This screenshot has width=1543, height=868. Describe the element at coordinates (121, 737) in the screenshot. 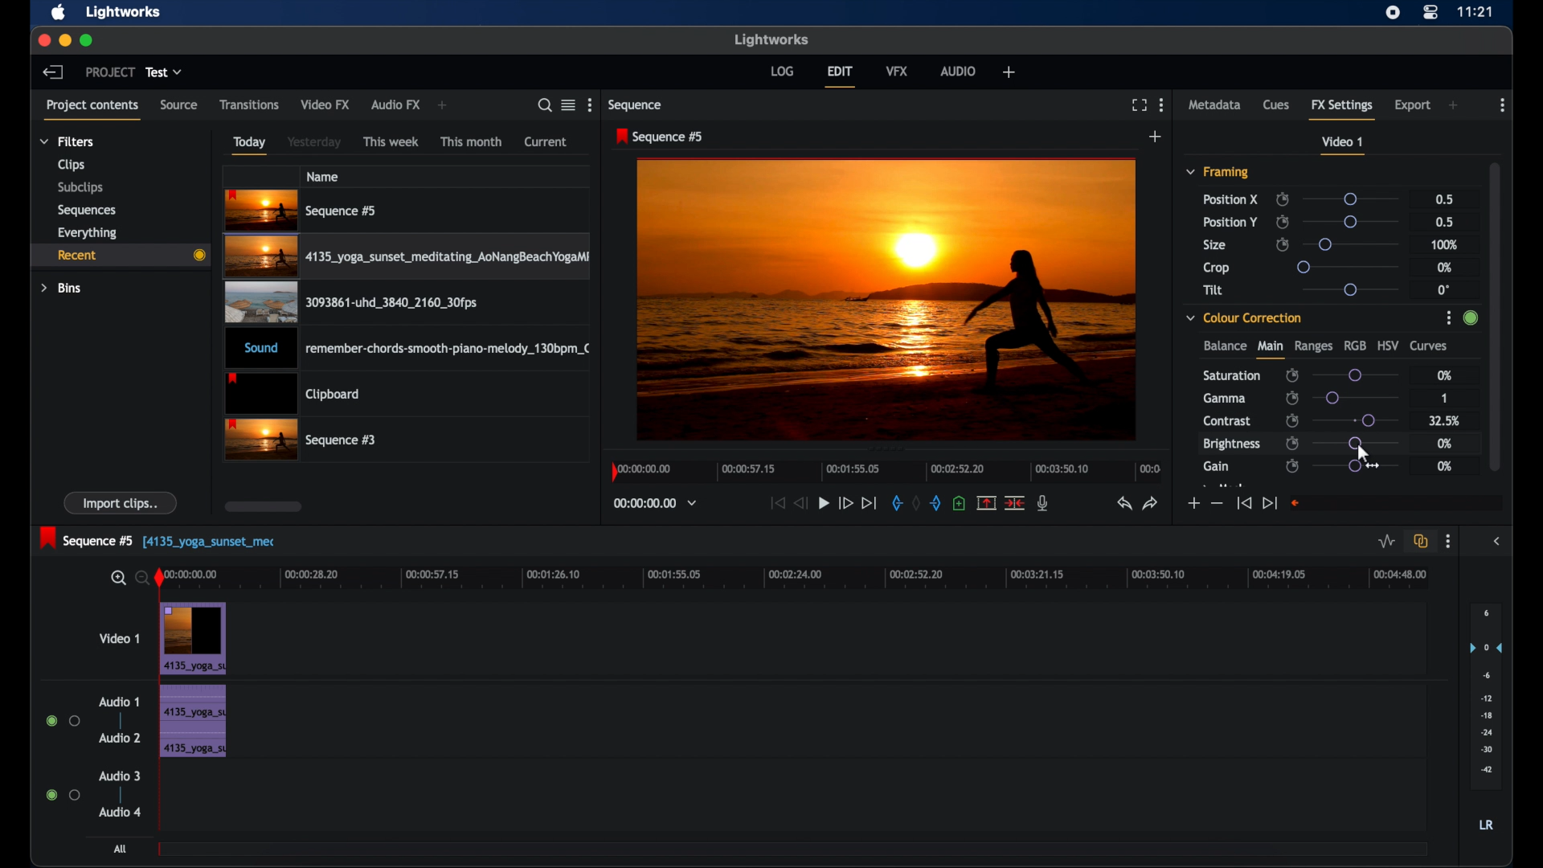

I see `audio 2` at that location.